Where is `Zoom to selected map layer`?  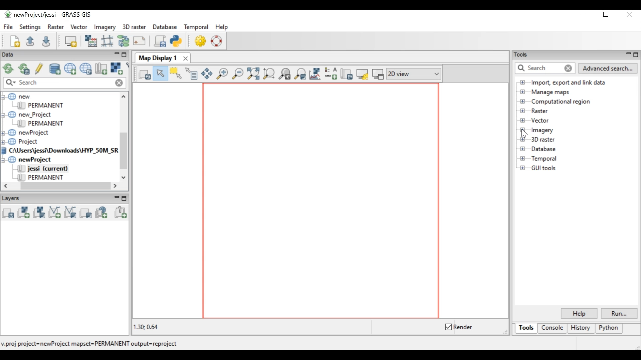 Zoom to selected map layer is located at coordinates (253, 74).